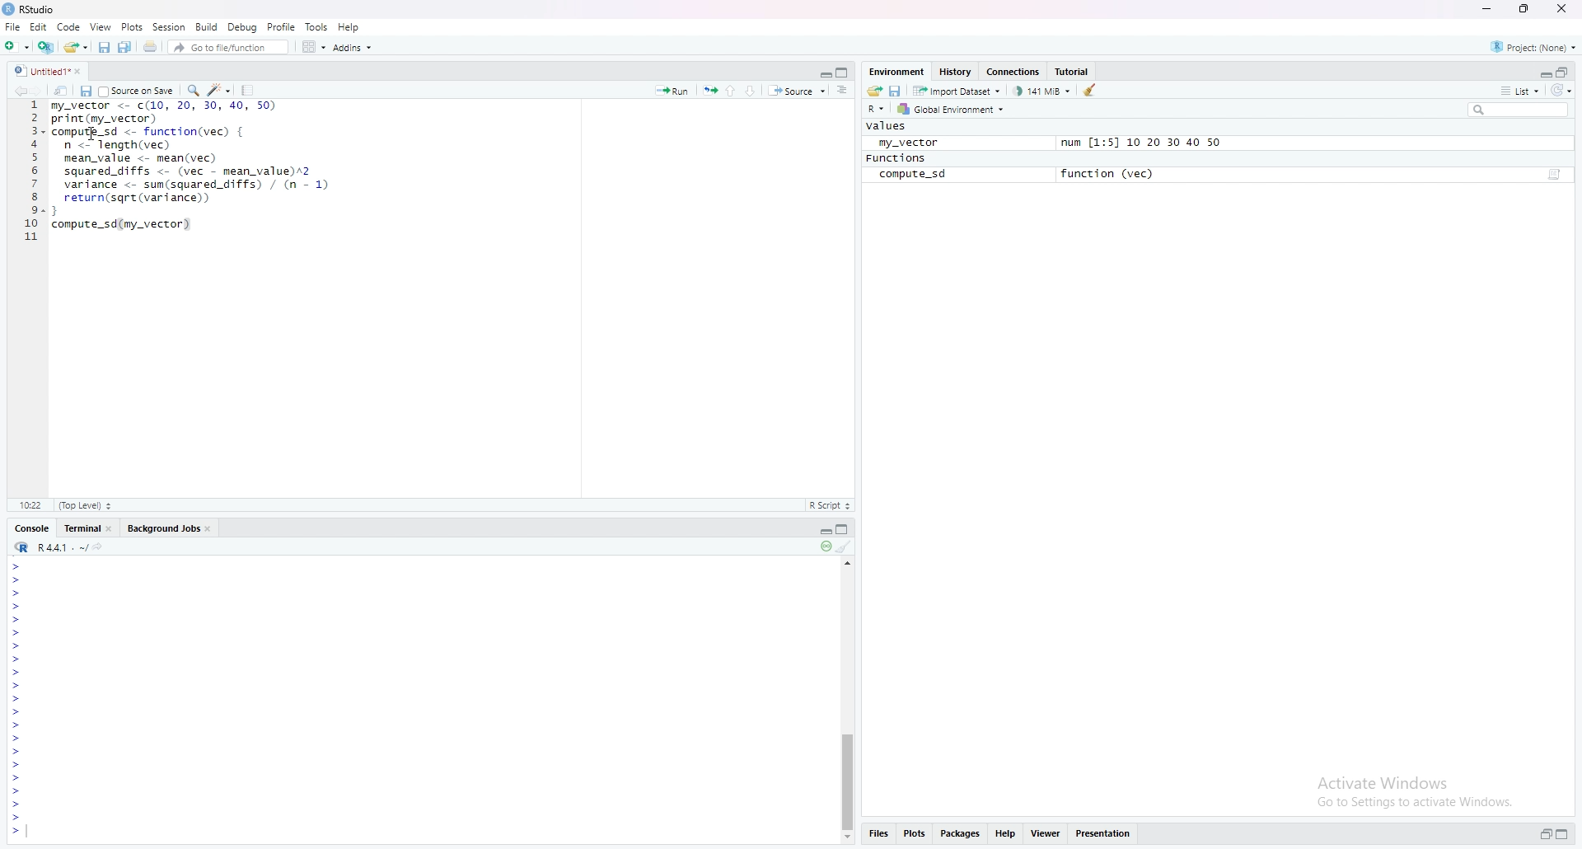  I want to click on Values, so click(887, 126).